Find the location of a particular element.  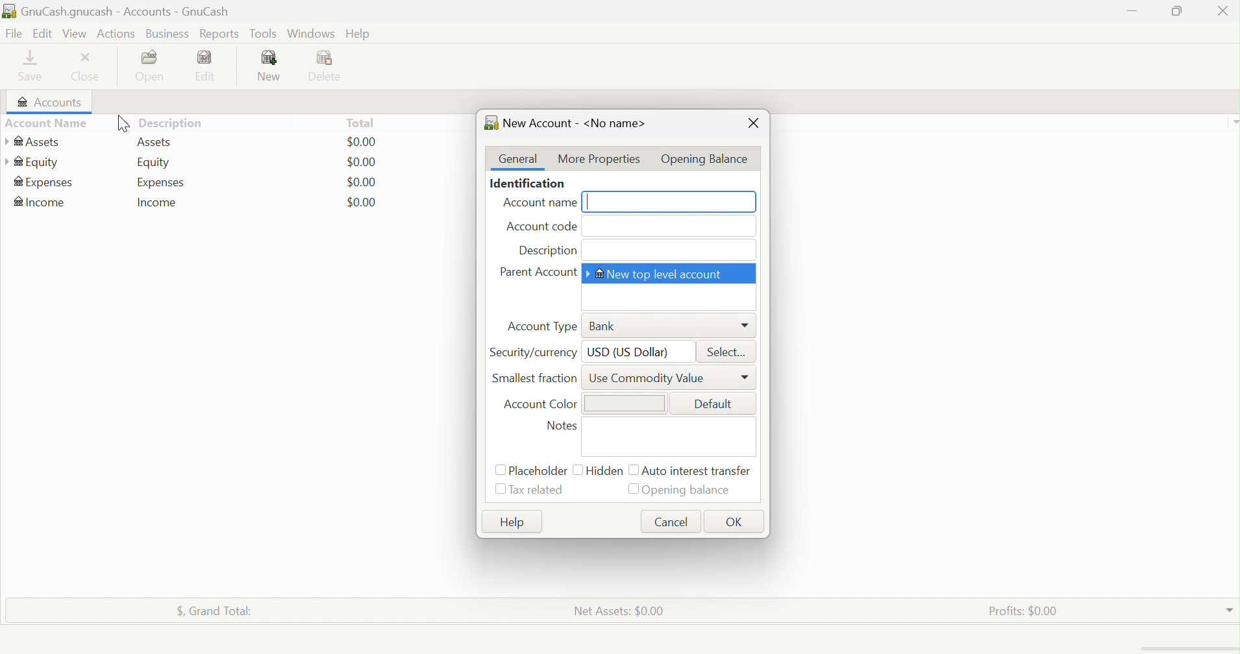

Drop Down is located at coordinates (1230, 607).